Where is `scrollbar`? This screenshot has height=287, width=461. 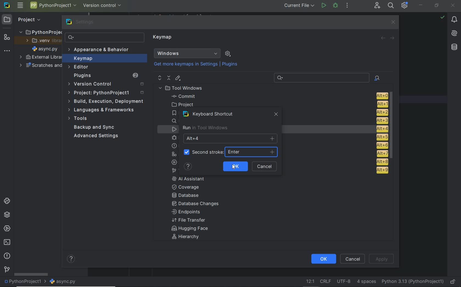
scrollbar is located at coordinates (393, 126).